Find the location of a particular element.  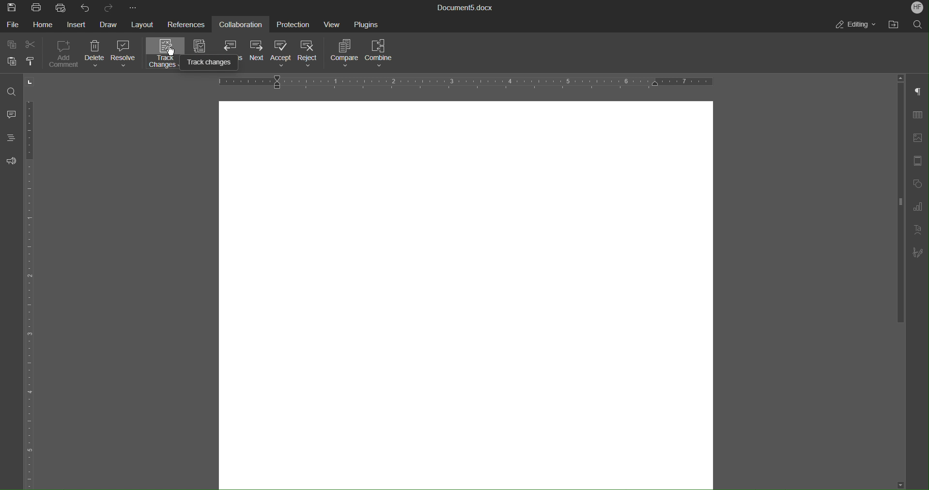

Accept is located at coordinates (285, 54).